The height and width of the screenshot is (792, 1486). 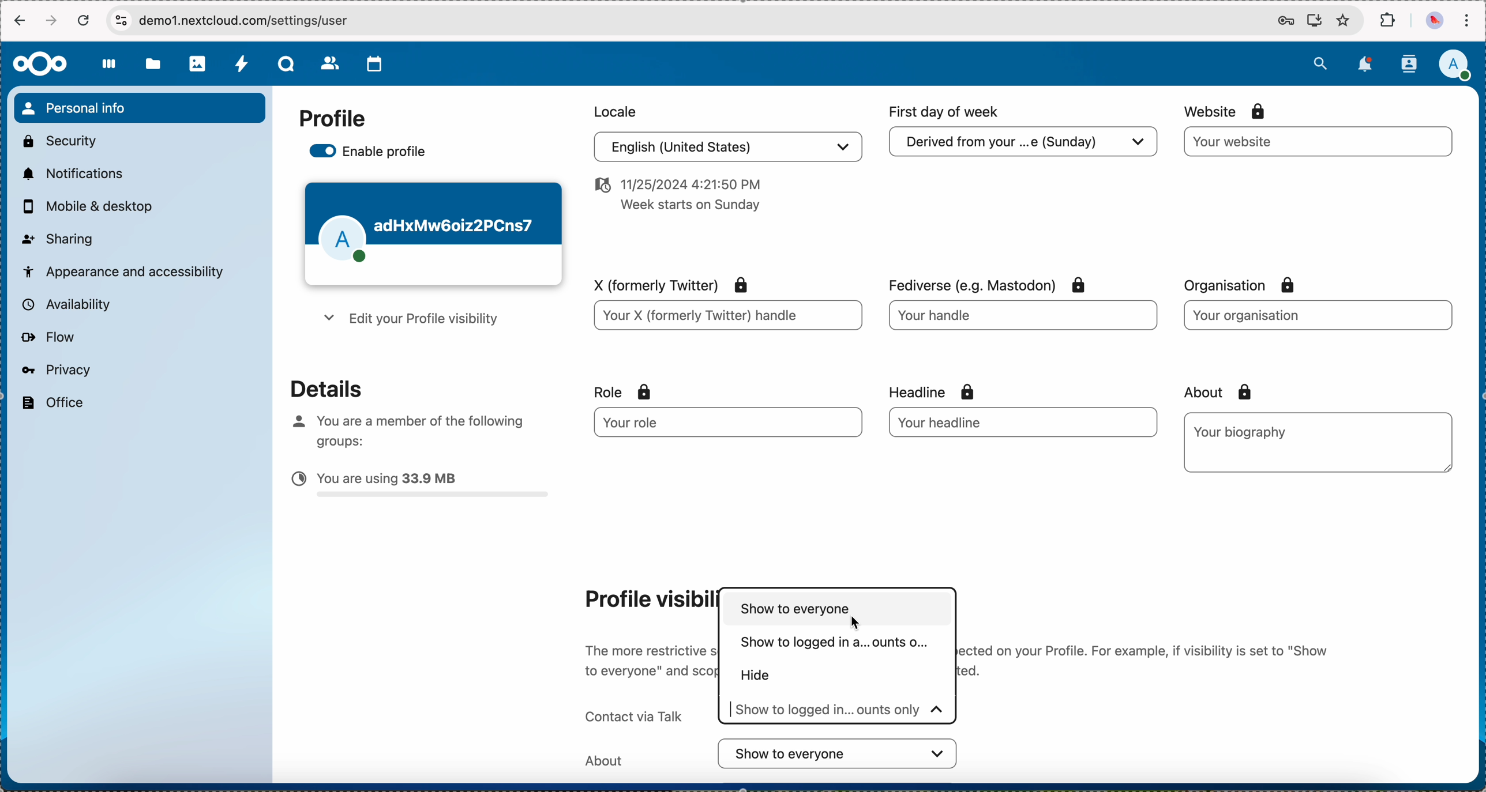 What do you see at coordinates (139, 108) in the screenshot?
I see `personal info` at bounding box center [139, 108].